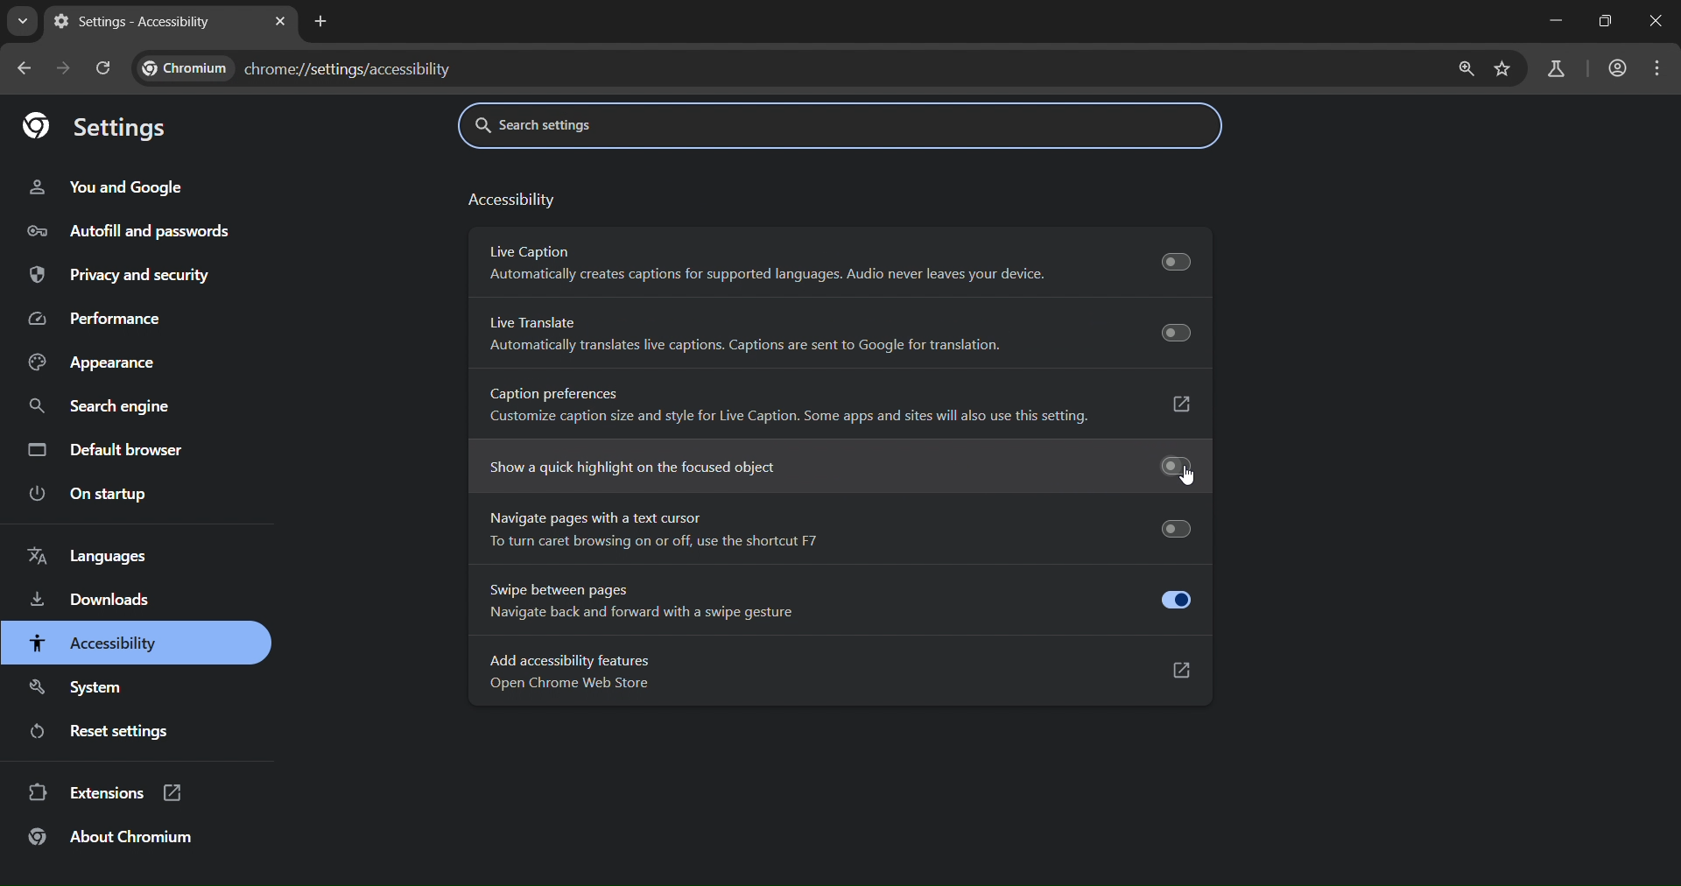 The width and height of the screenshot is (1681, 886). Describe the element at coordinates (94, 320) in the screenshot. I see `performance` at that location.